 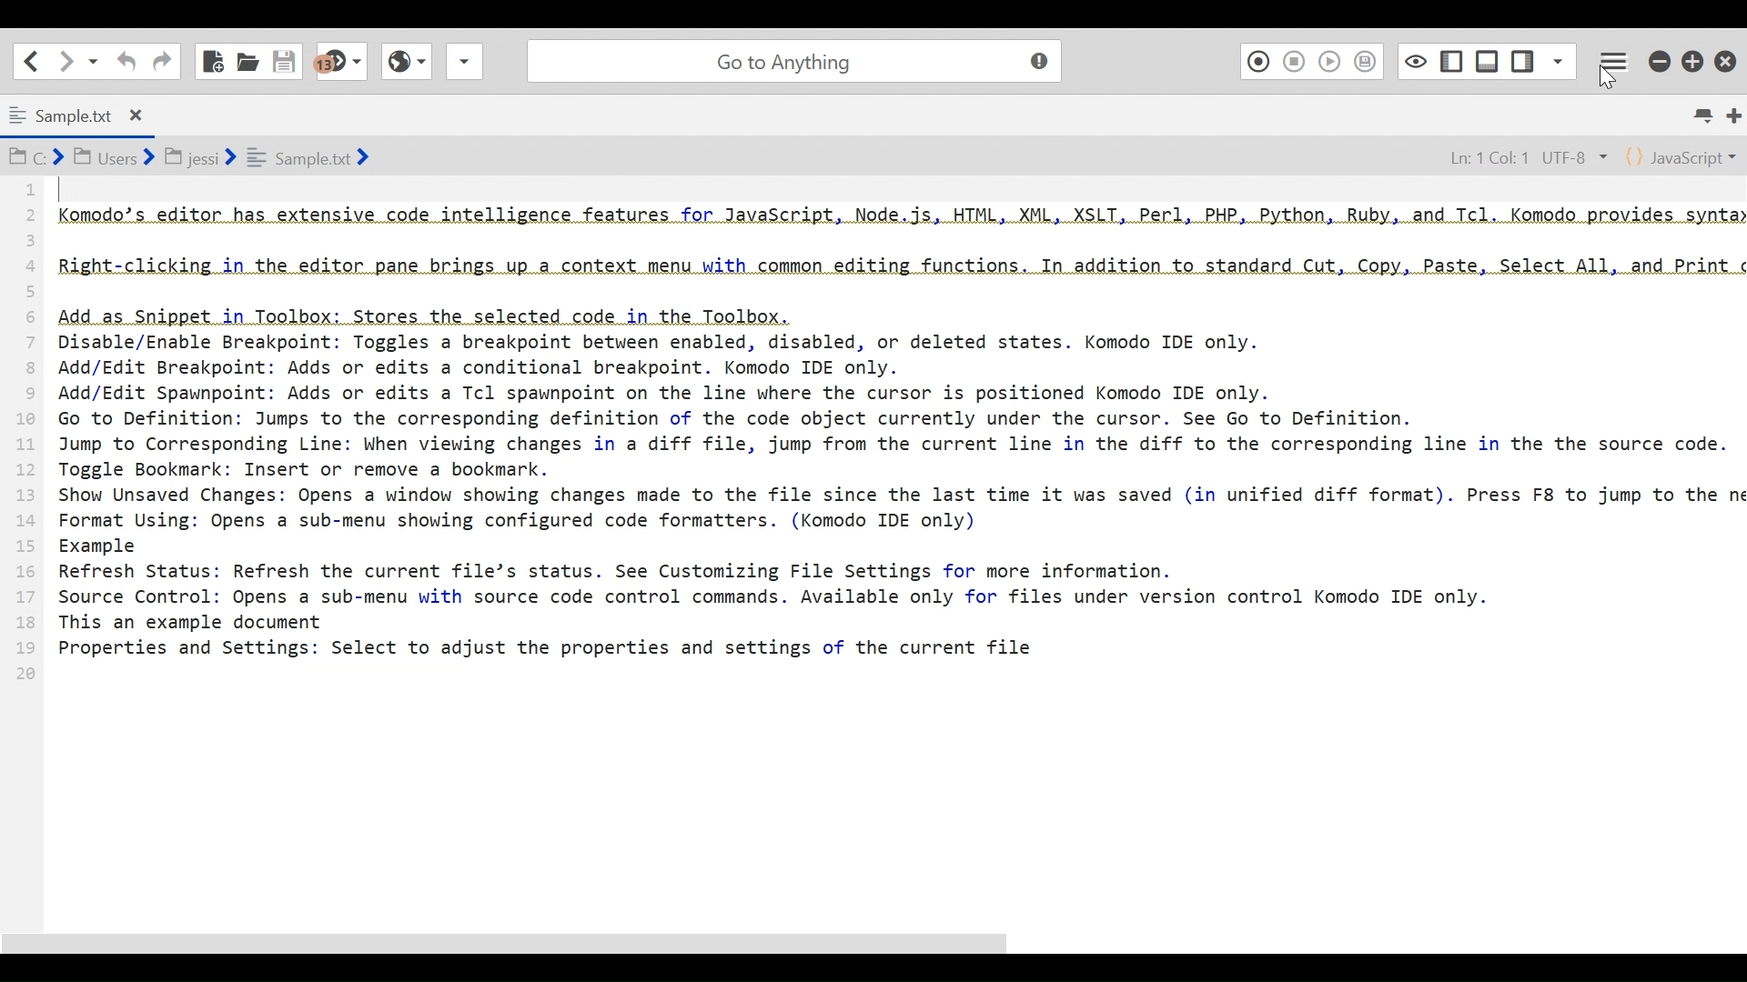 What do you see at coordinates (31, 60) in the screenshot?
I see `Go back one location` at bounding box center [31, 60].